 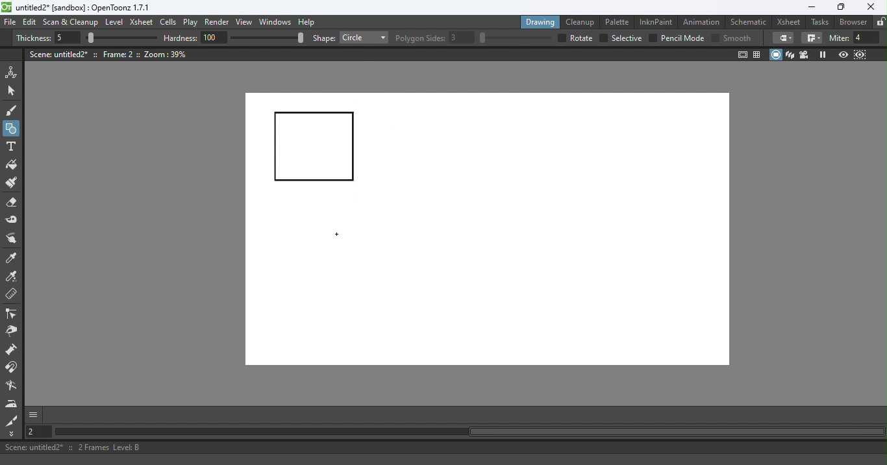 What do you see at coordinates (838, 38) in the screenshot?
I see `miter` at bounding box center [838, 38].